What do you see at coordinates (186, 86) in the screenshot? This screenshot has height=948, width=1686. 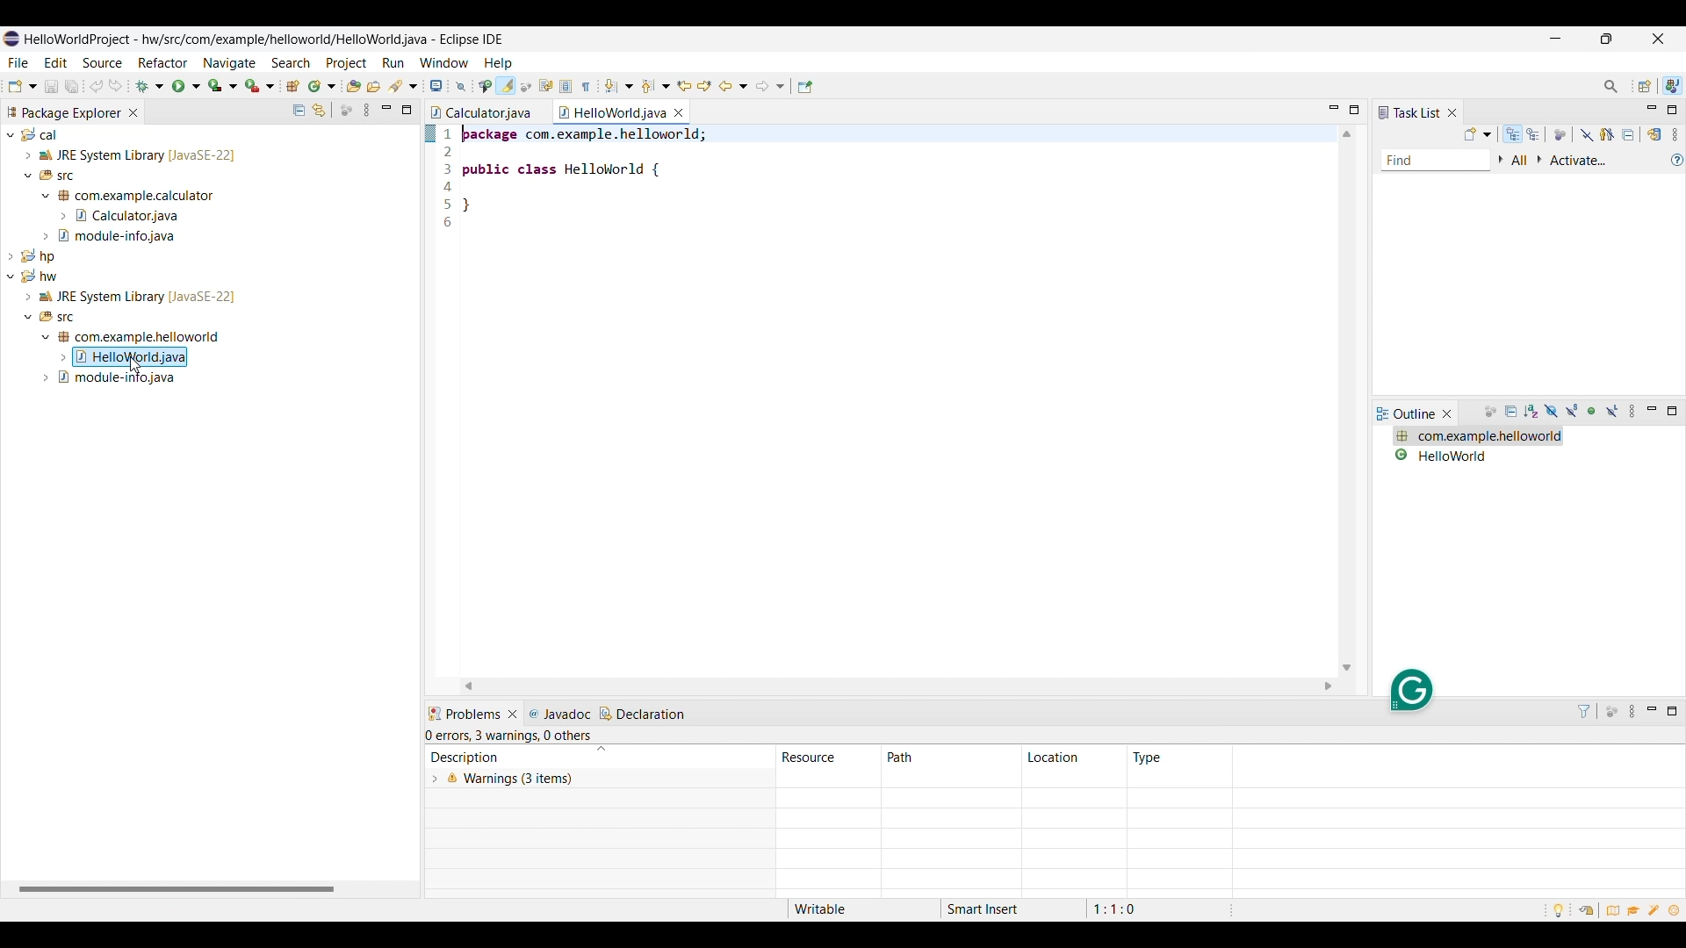 I see `Run options` at bounding box center [186, 86].